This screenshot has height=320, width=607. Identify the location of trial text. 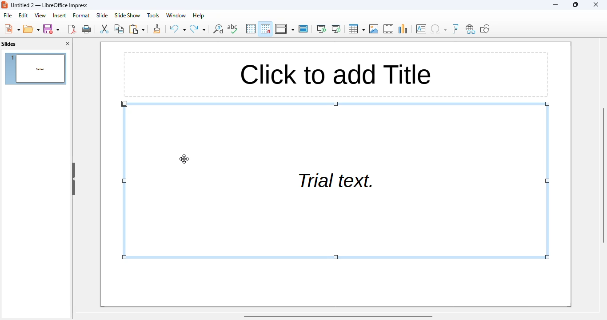
(336, 181).